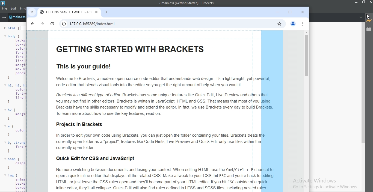 This screenshot has height=192, width=373. I want to click on menu, so click(360, 18).